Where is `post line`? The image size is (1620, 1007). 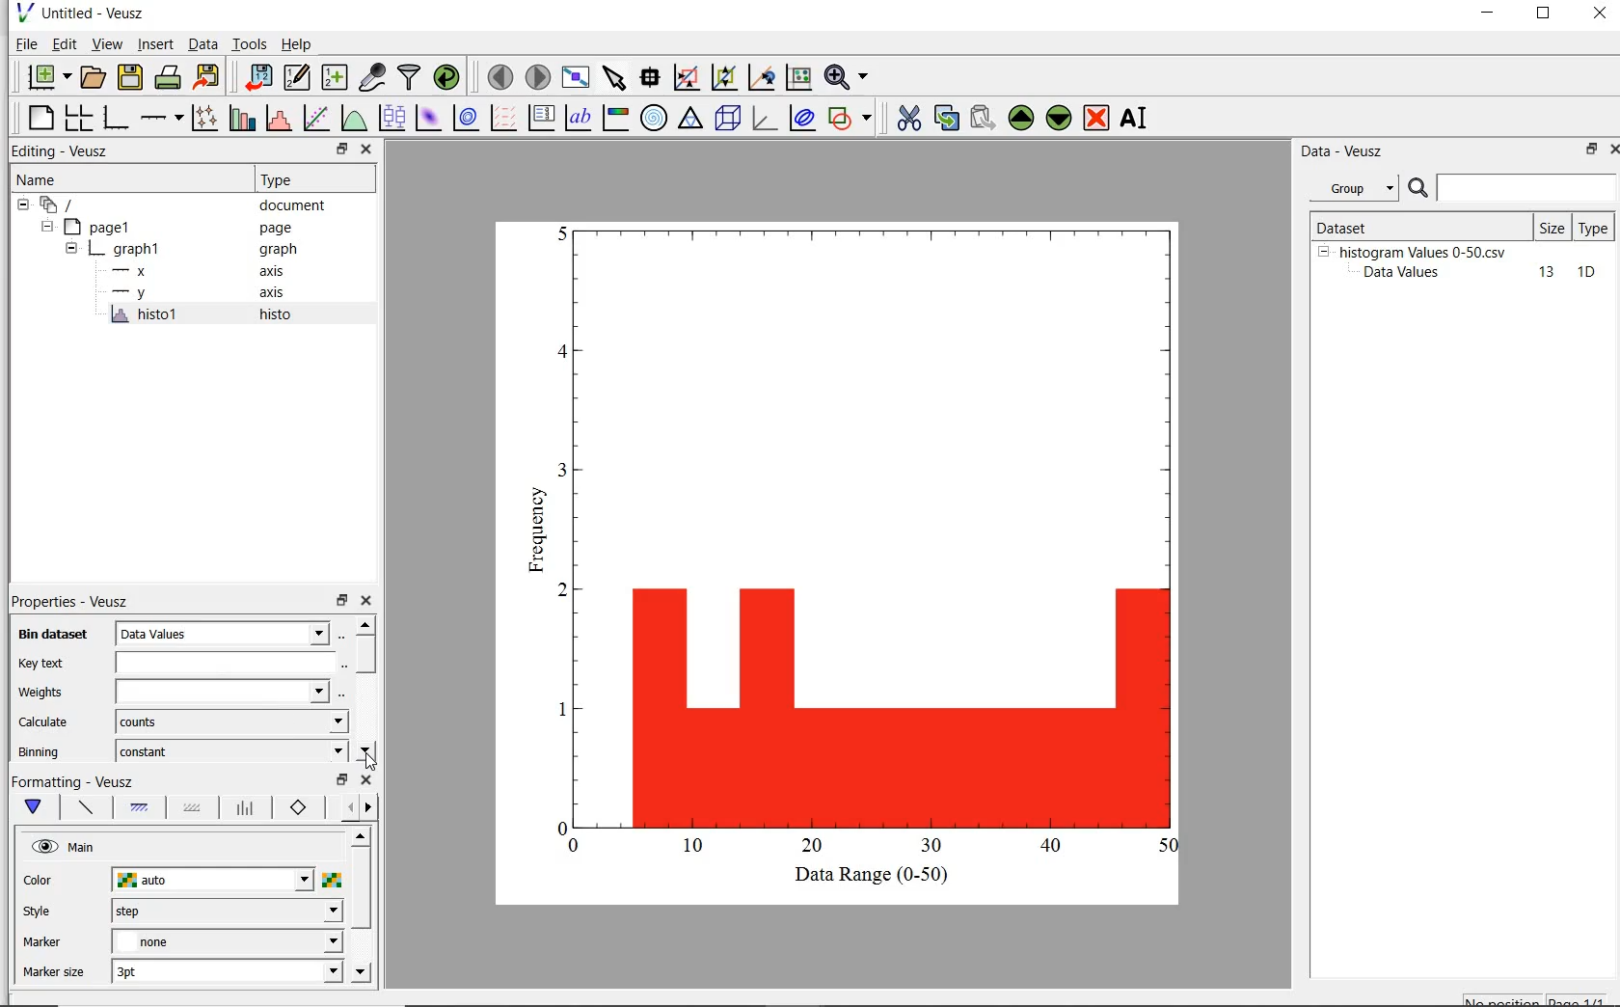
post line is located at coordinates (246, 808).